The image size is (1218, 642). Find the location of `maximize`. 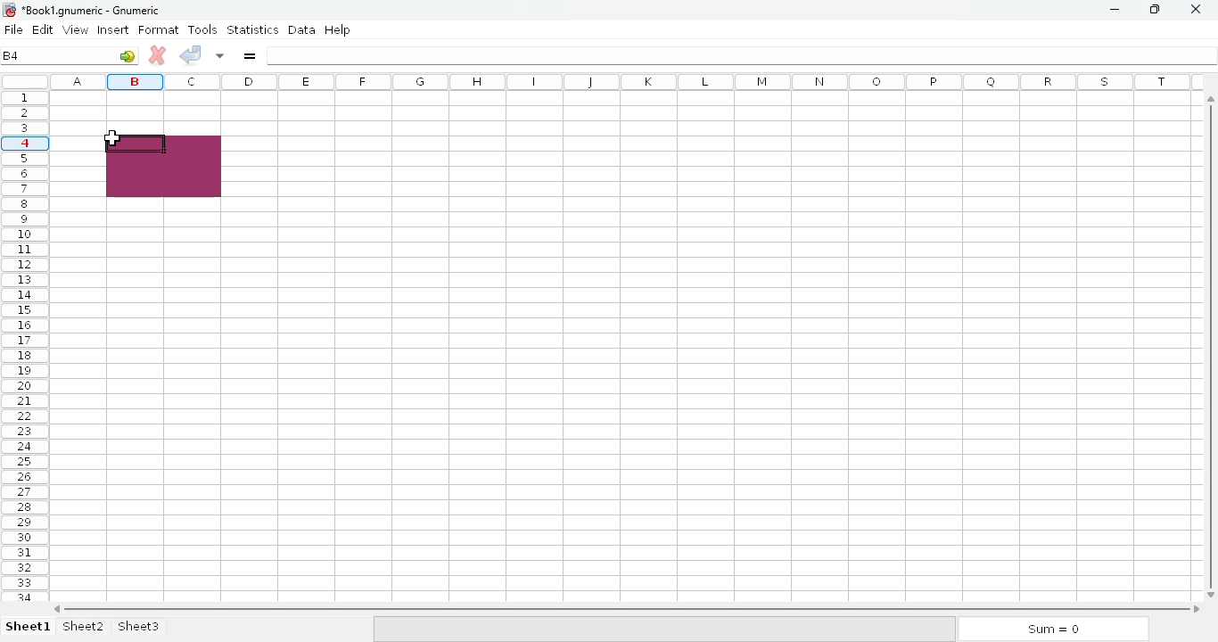

maximize is located at coordinates (1153, 9).